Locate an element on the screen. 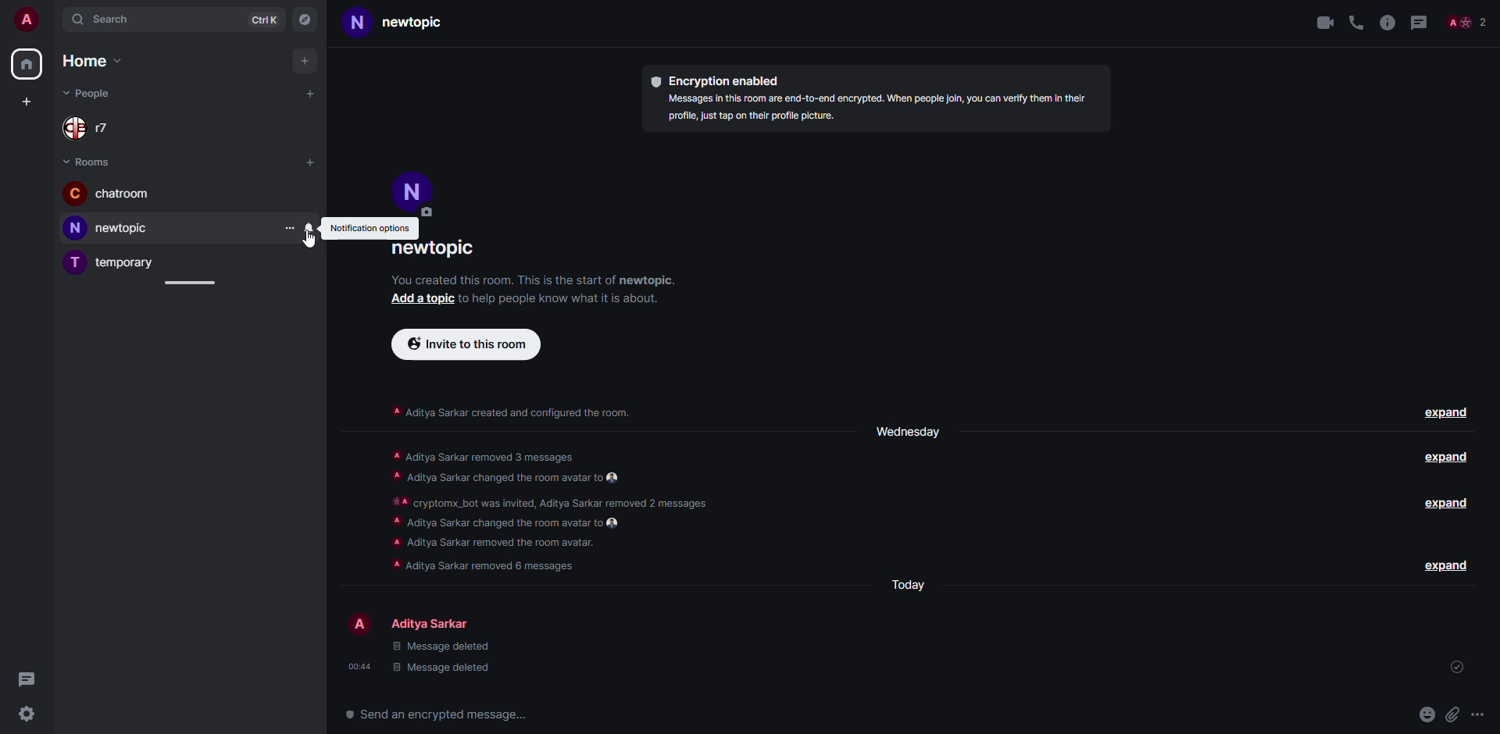 The image size is (1500, 734). emoji is located at coordinates (1427, 713).